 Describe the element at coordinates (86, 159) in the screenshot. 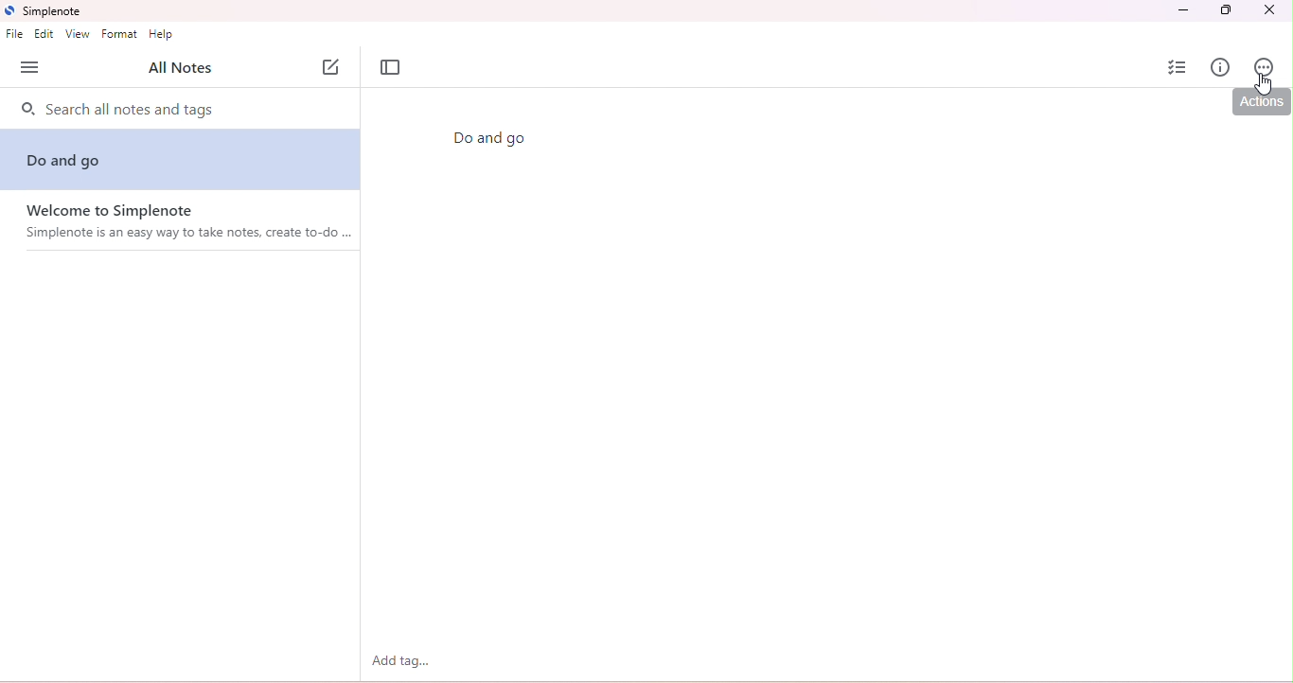

I see `do and go note` at that location.